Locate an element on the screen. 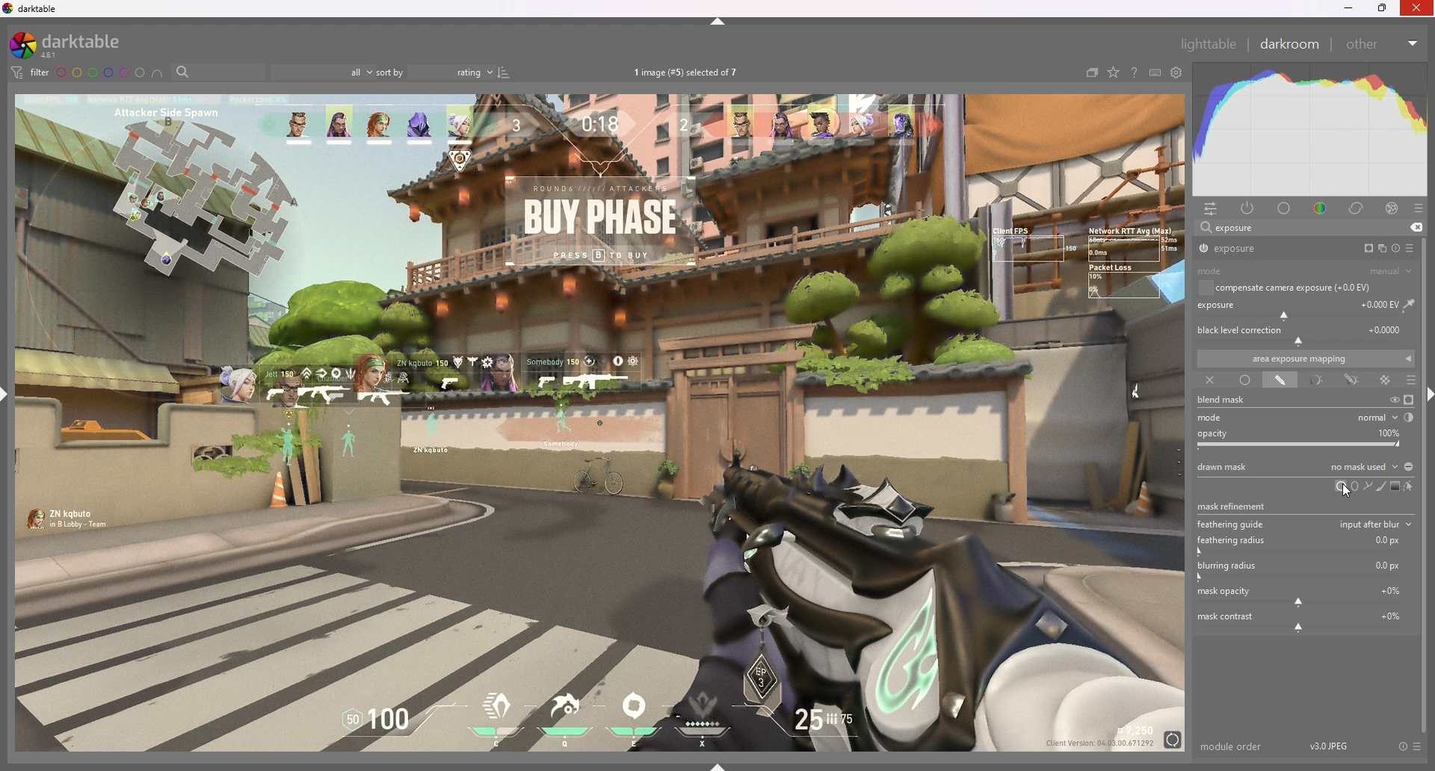 The width and height of the screenshot is (1435, 771). mask opacity is located at coordinates (1303, 595).